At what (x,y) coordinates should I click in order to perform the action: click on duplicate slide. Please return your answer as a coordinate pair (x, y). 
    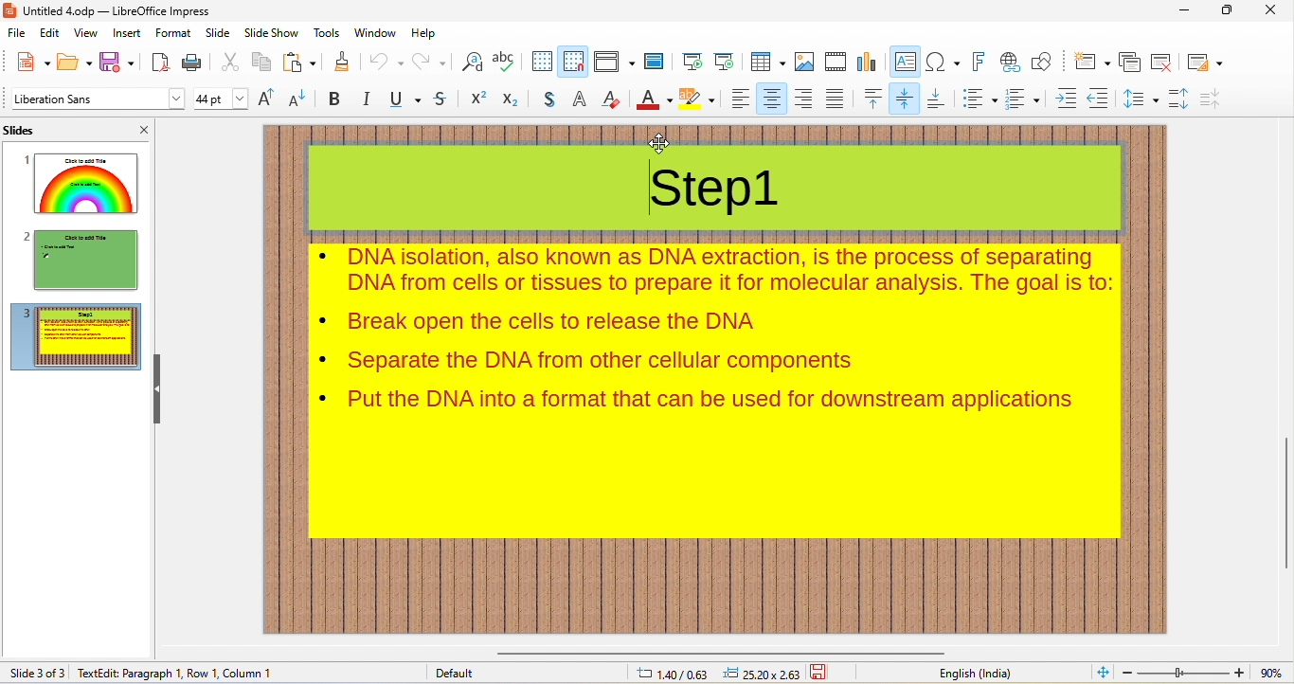
    Looking at the image, I should click on (1131, 63).